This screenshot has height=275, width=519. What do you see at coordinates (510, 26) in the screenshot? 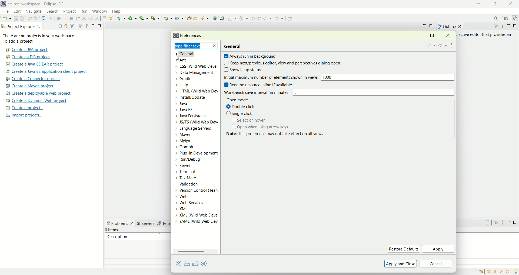
I see `minimize` at bounding box center [510, 26].